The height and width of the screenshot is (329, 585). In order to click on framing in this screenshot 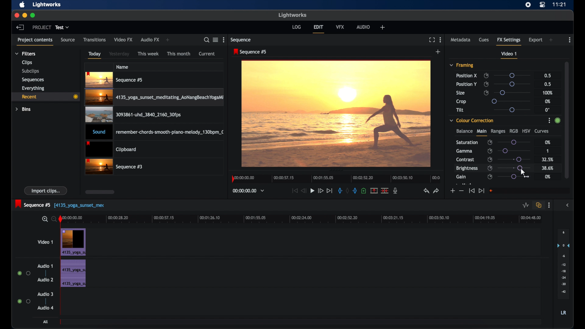, I will do `click(461, 65)`.